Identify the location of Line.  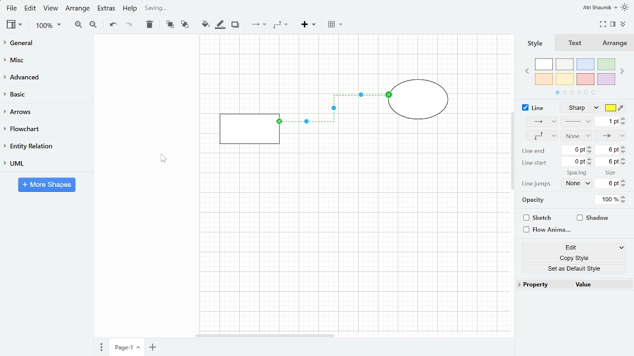
(532, 107).